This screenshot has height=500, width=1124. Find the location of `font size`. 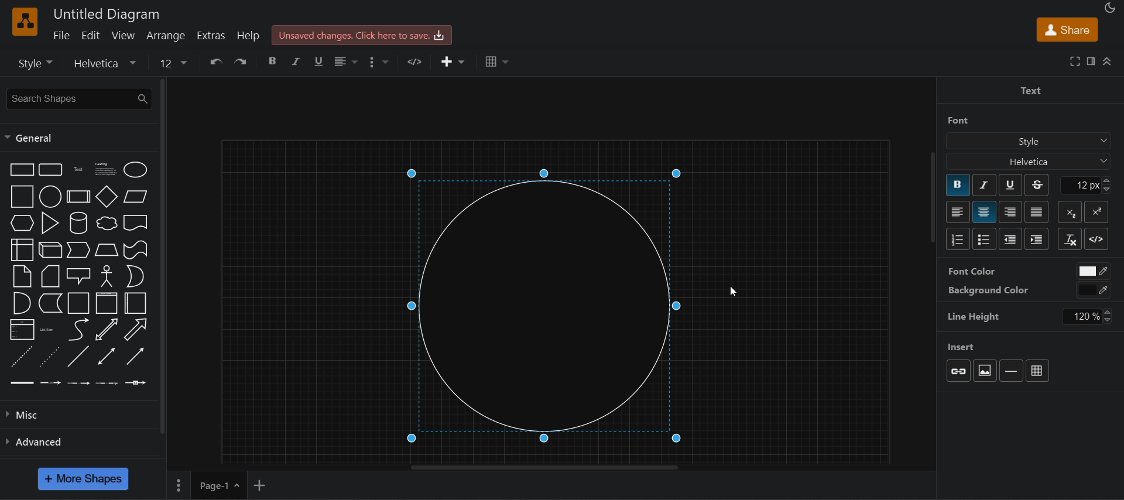

font size is located at coordinates (1095, 184).